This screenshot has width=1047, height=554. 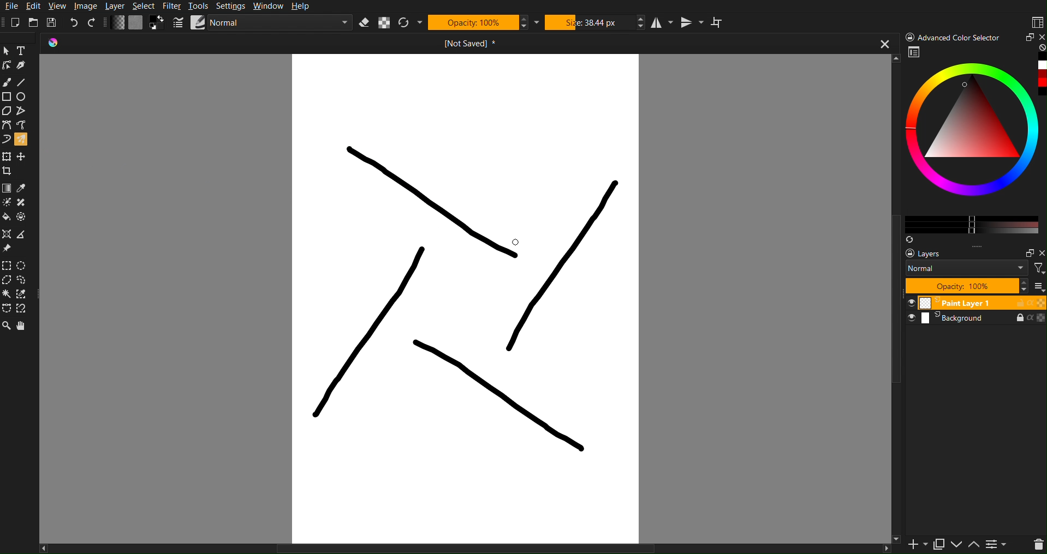 What do you see at coordinates (25, 219) in the screenshot?
I see `Color Pallet` at bounding box center [25, 219].